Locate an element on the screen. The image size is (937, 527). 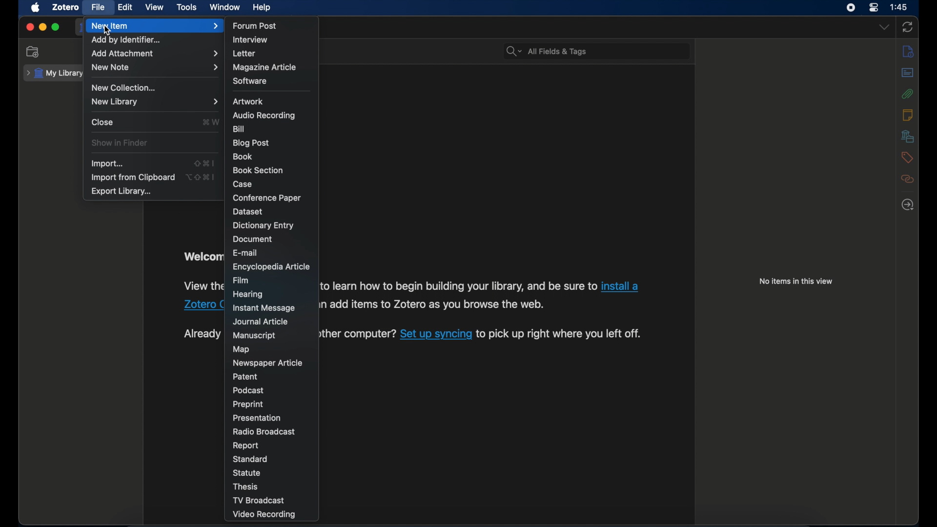
interview is located at coordinates (251, 40).